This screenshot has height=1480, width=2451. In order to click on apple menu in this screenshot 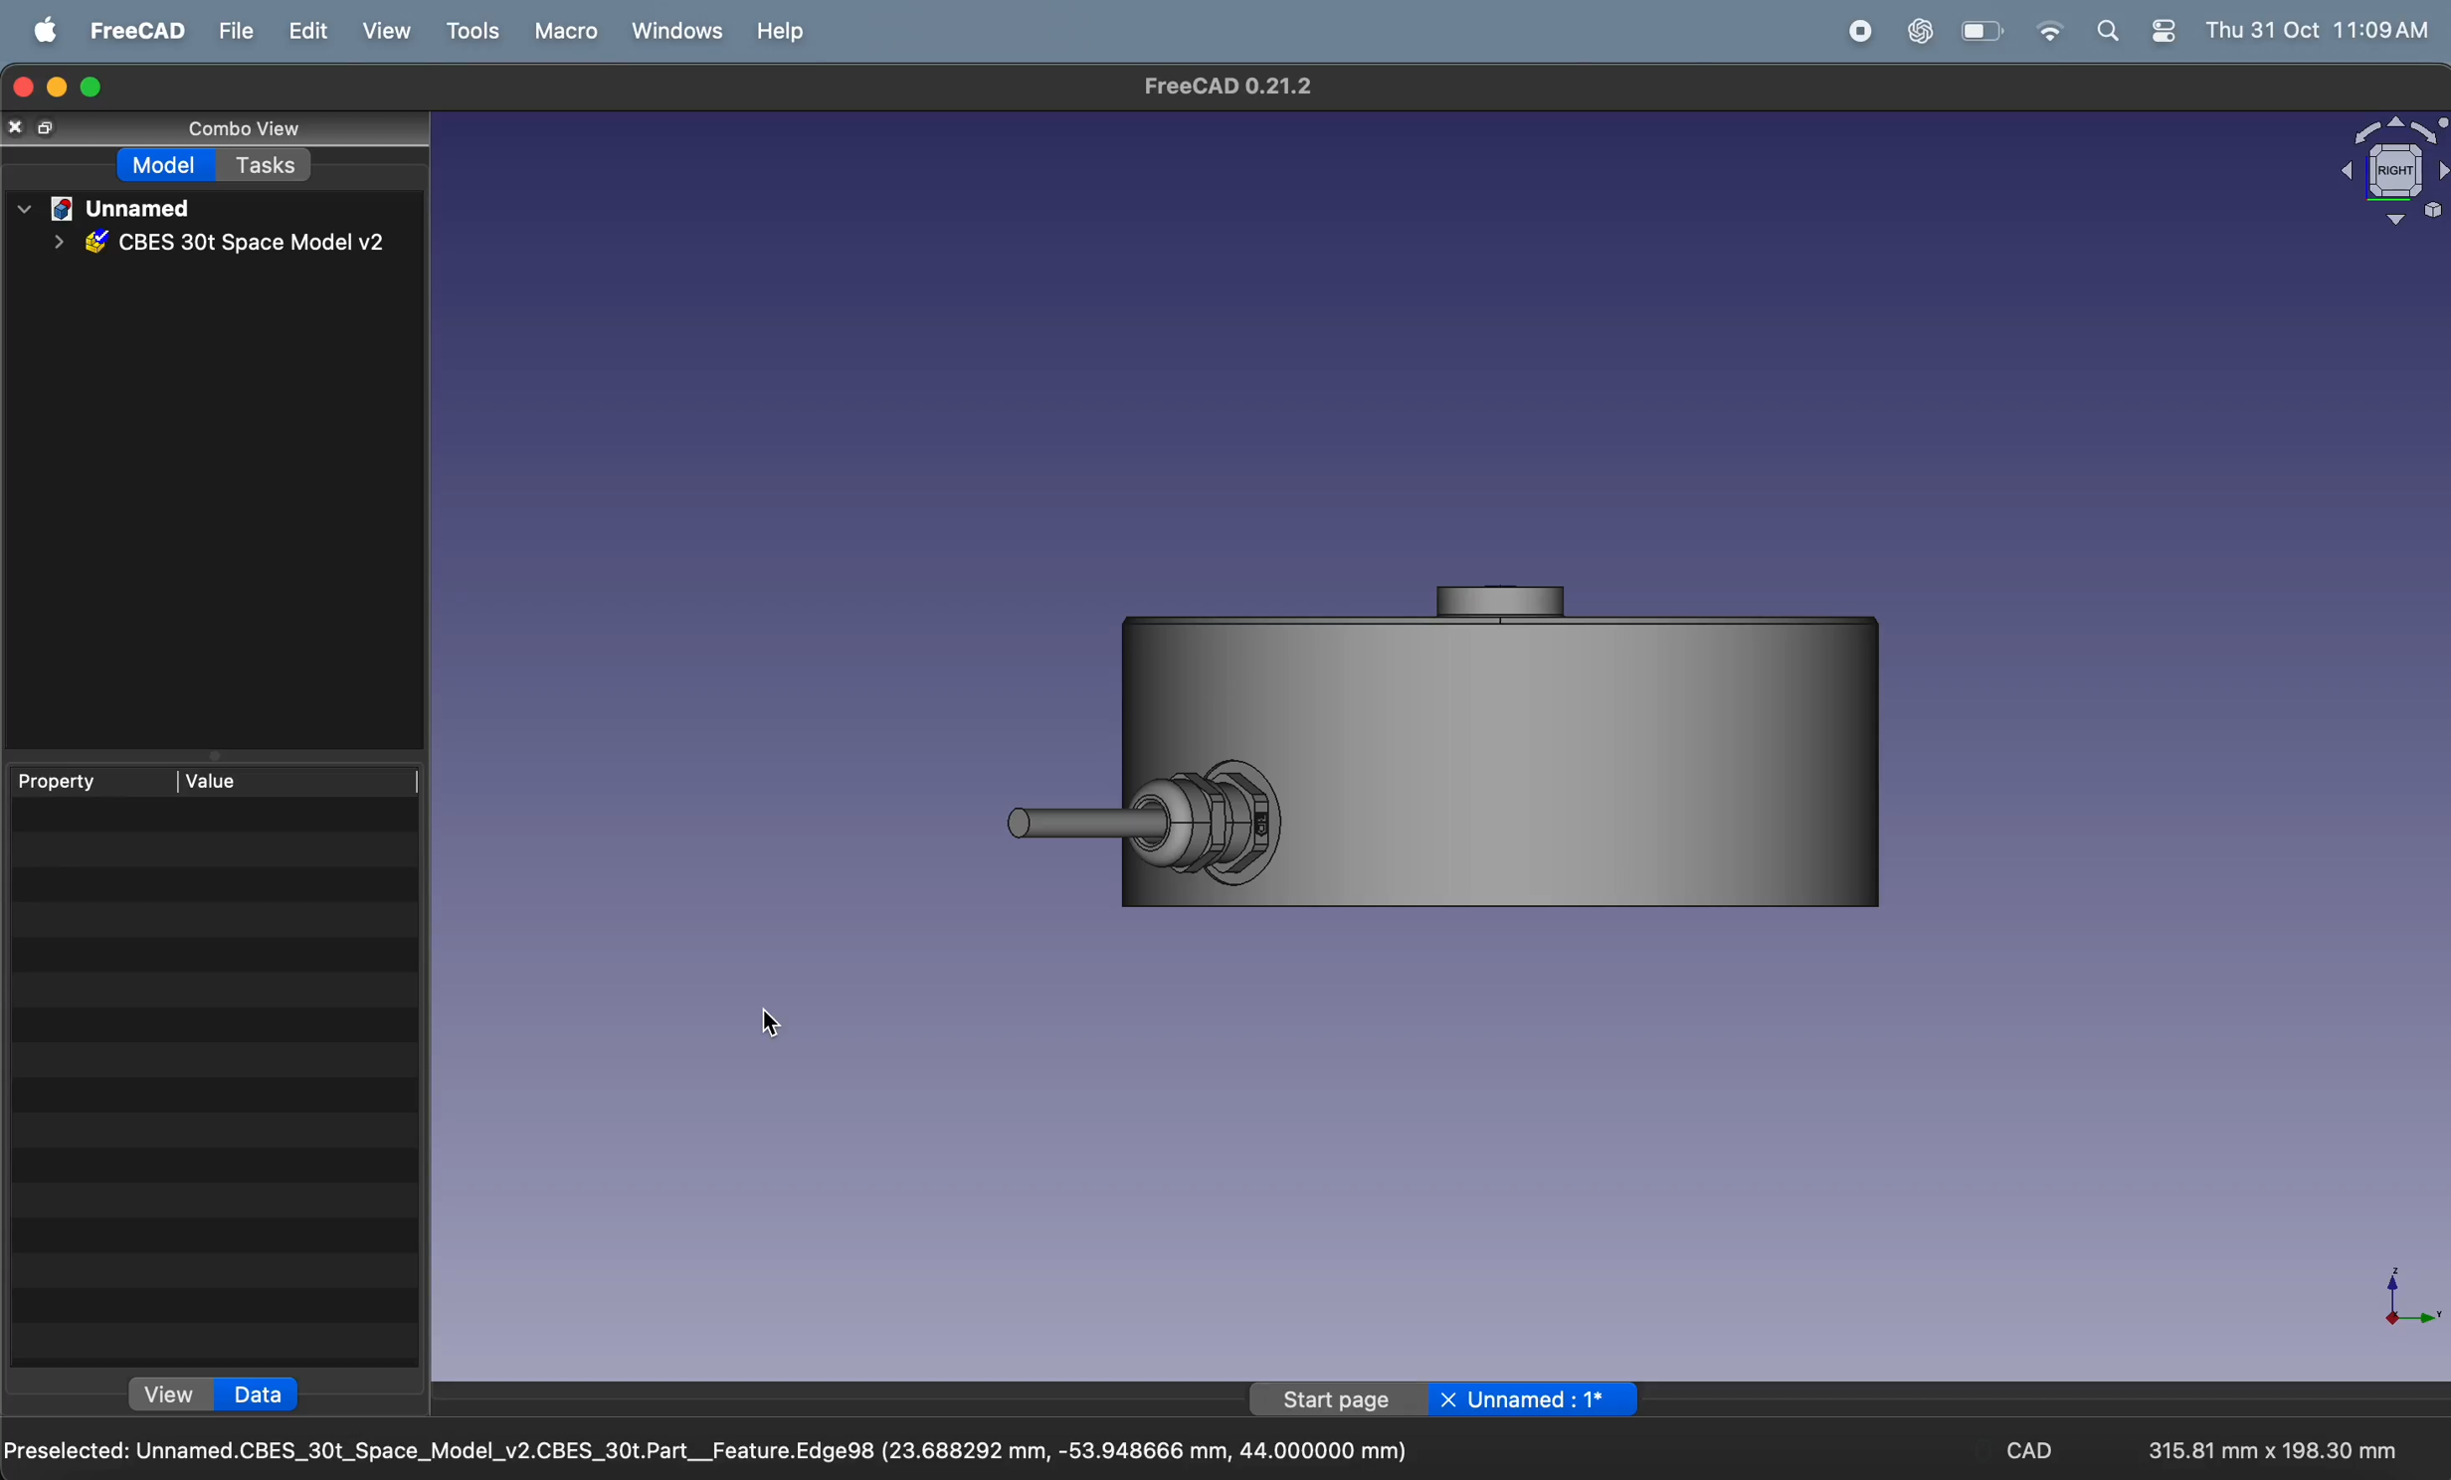, I will do `click(37, 29)`.